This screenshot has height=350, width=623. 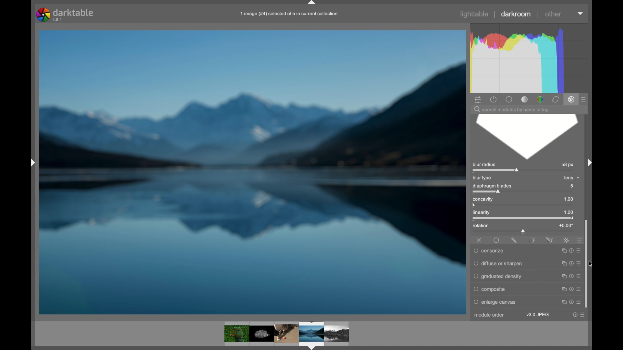 I want to click on drawnamsk, so click(x=514, y=240).